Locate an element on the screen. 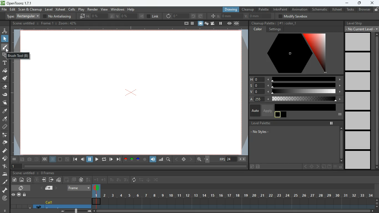 The height and width of the screenshot is (213, 379). scroll is located at coordinates (375, 101).